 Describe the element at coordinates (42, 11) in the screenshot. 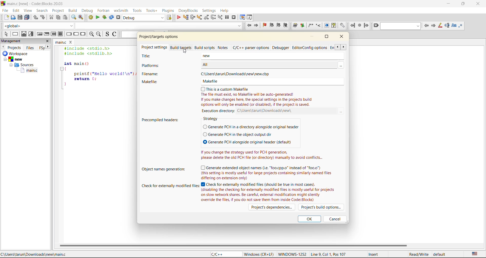

I see `search` at that location.